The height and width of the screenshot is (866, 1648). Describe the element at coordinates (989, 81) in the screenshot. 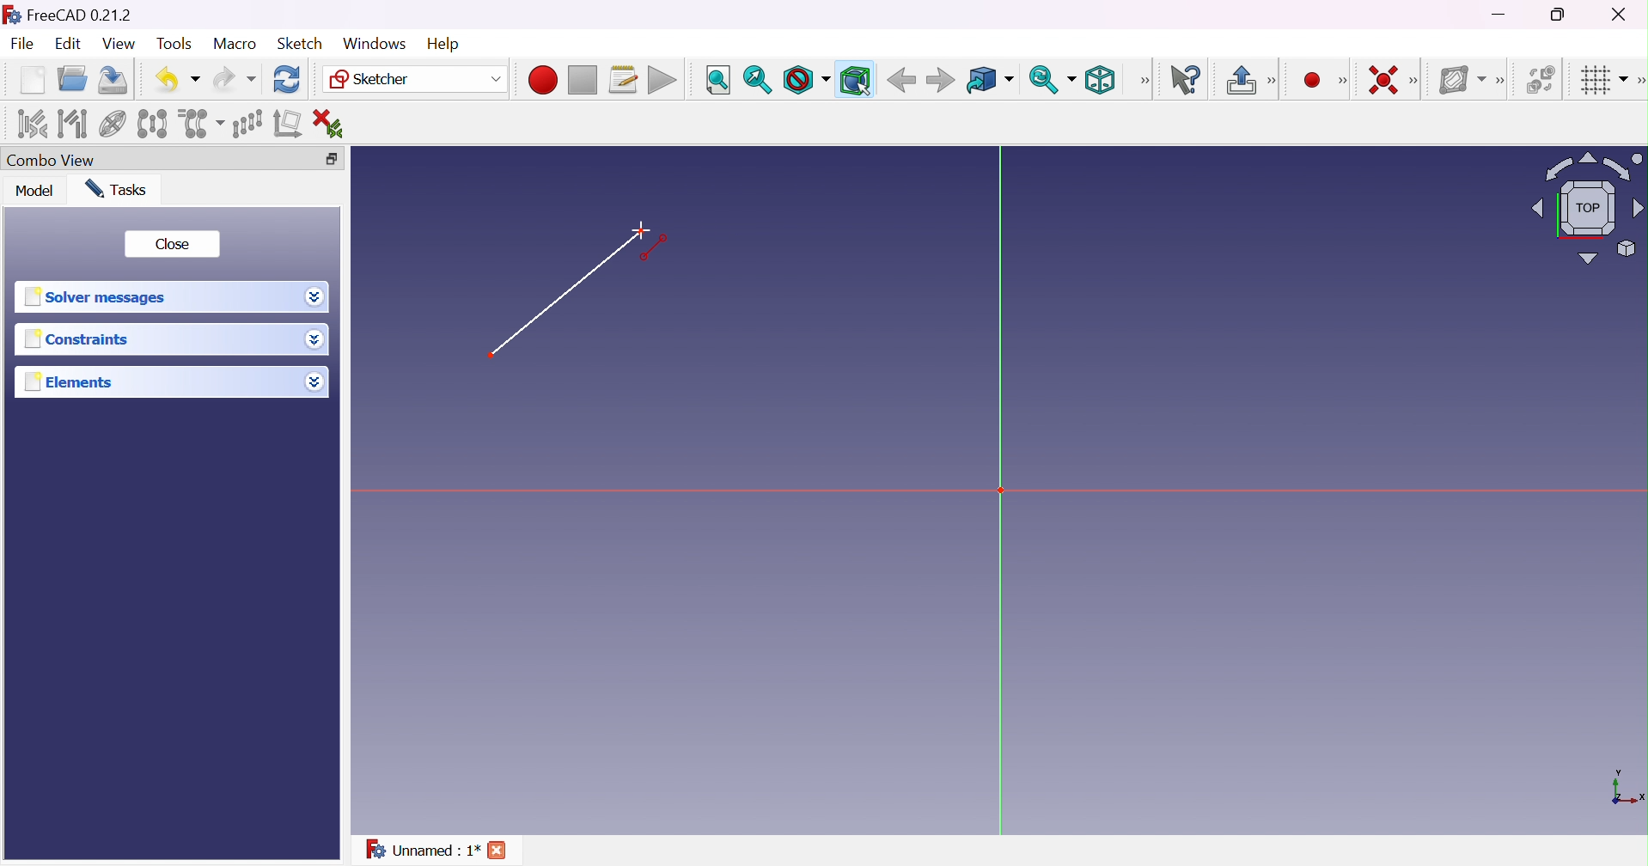

I see `Move in box` at that location.